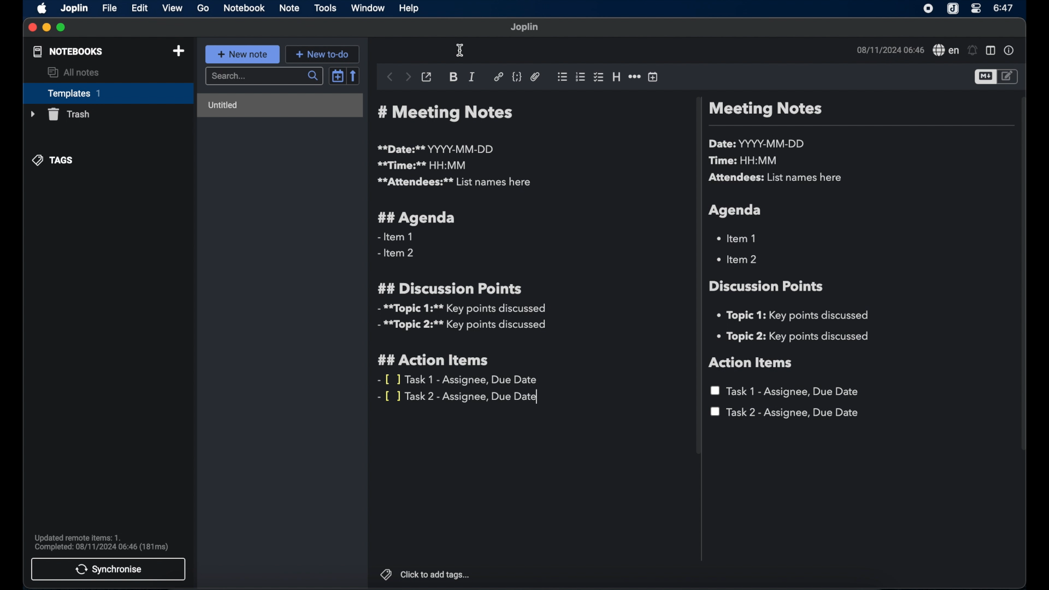 This screenshot has height=590, width=1049. What do you see at coordinates (109, 8) in the screenshot?
I see `file` at bounding box center [109, 8].